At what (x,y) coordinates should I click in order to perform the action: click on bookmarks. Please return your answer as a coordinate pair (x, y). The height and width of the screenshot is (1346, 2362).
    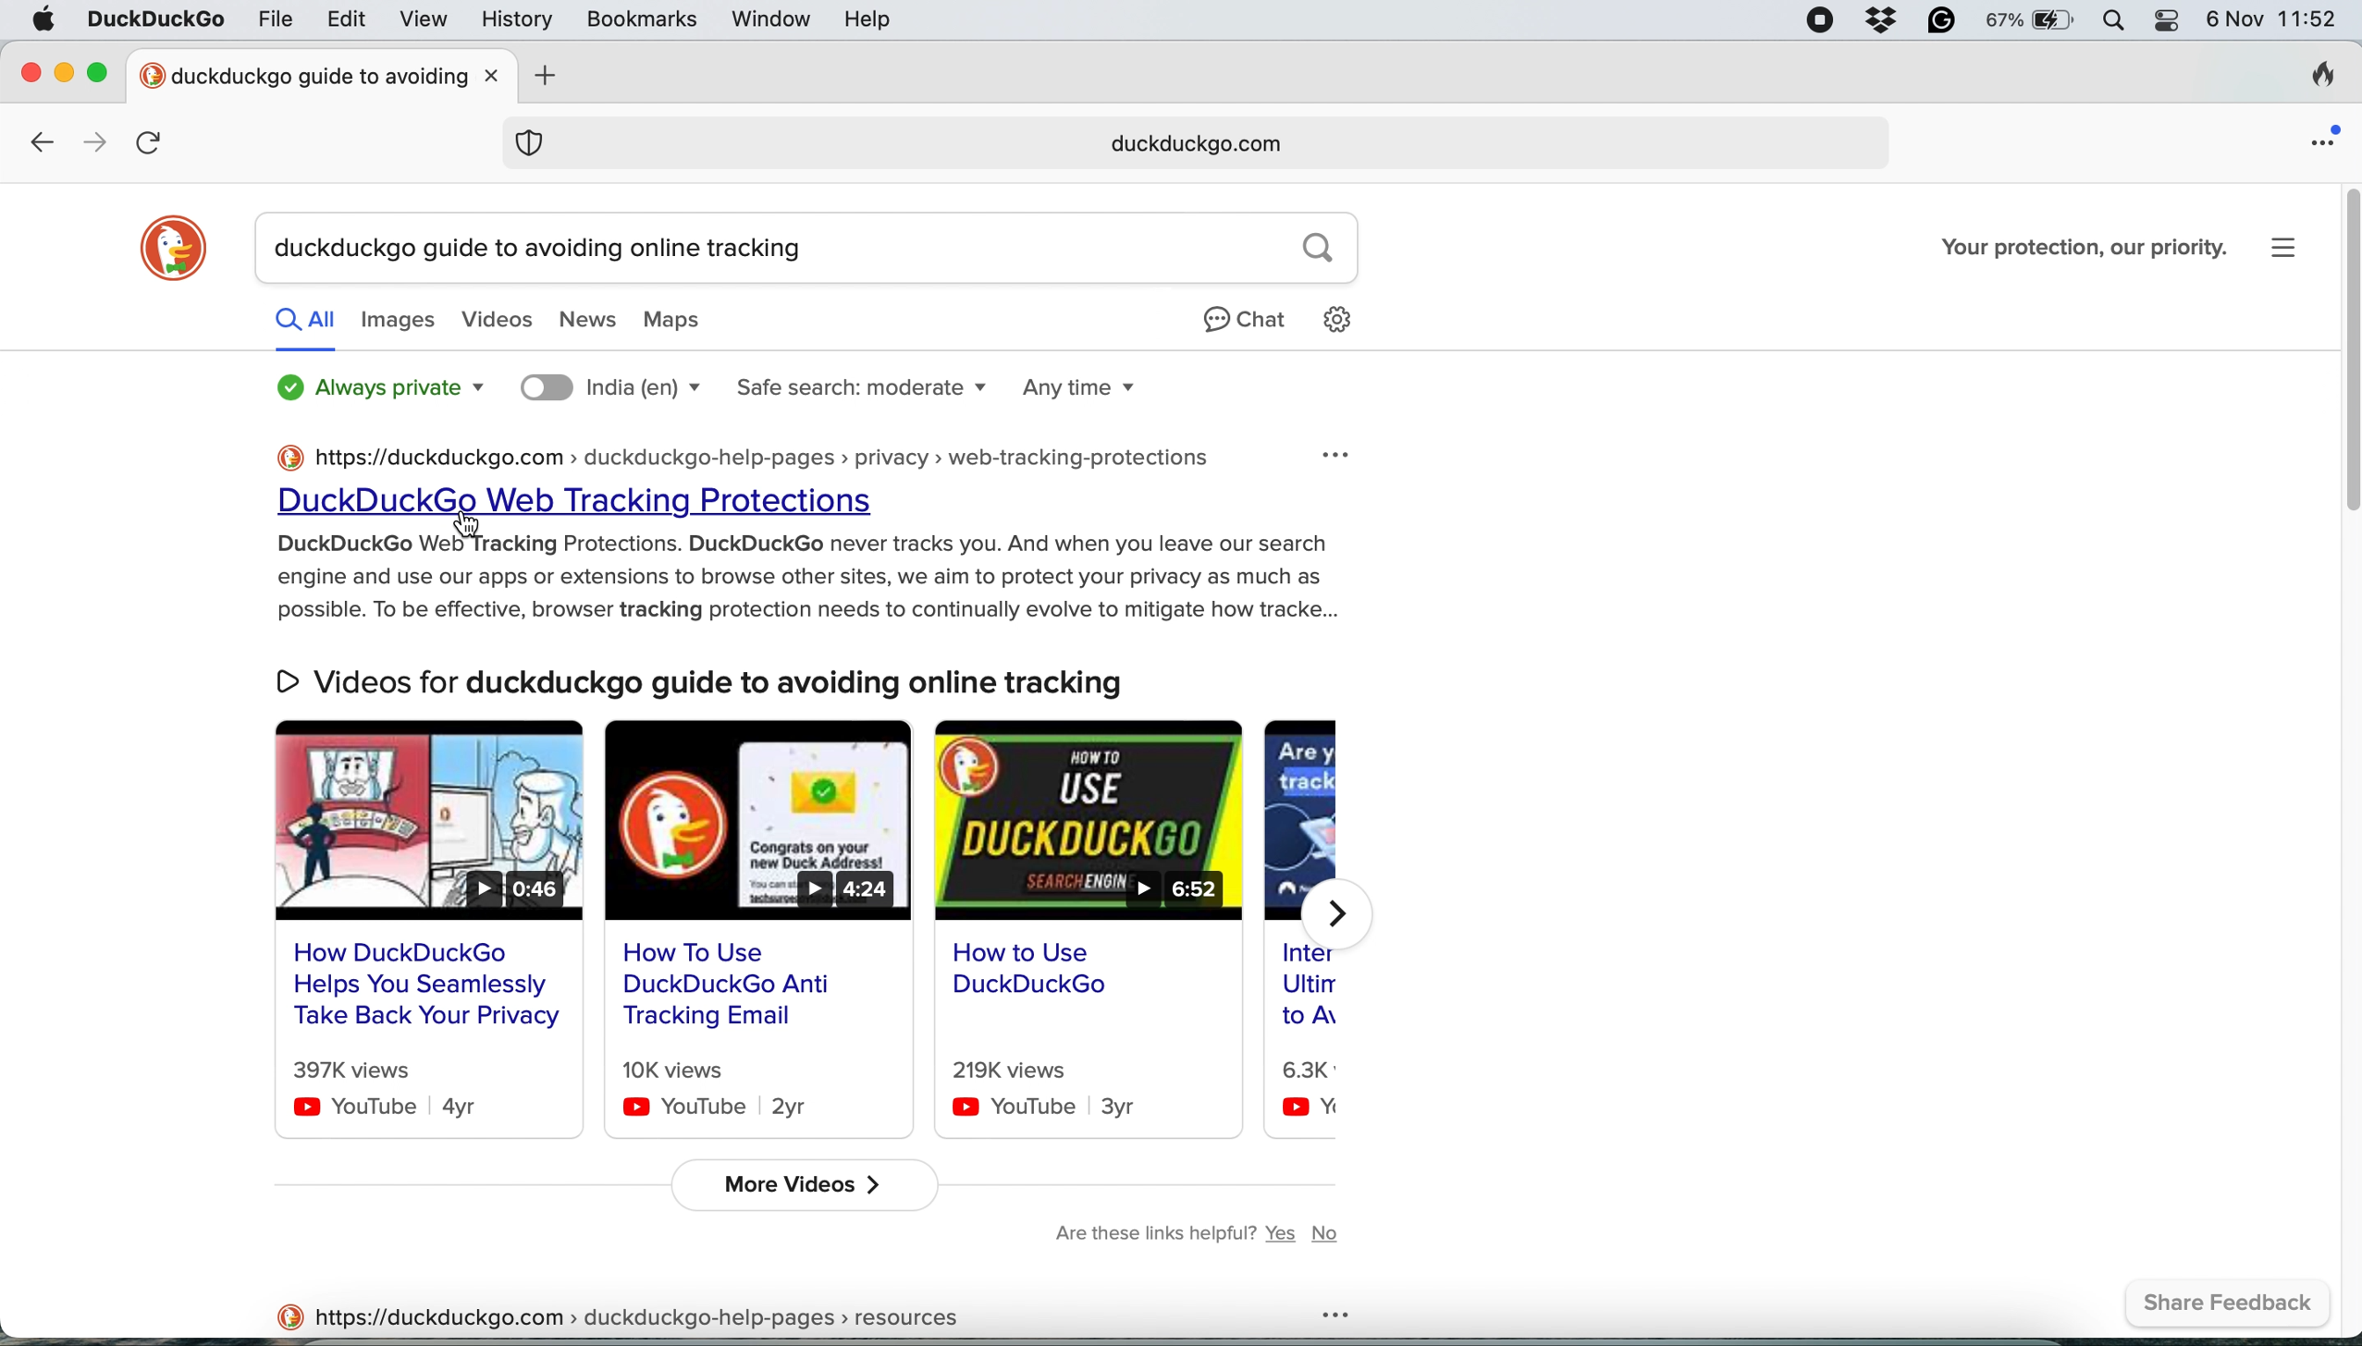
    Looking at the image, I should click on (637, 19).